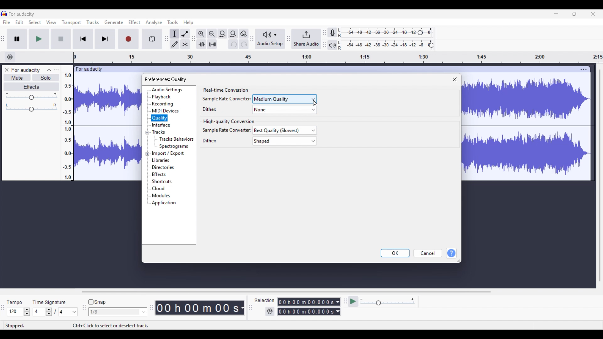 The image size is (603, 339). Describe the element at coordinates (31, 109) in the screenshot. I see `Header to change pan` at that location.